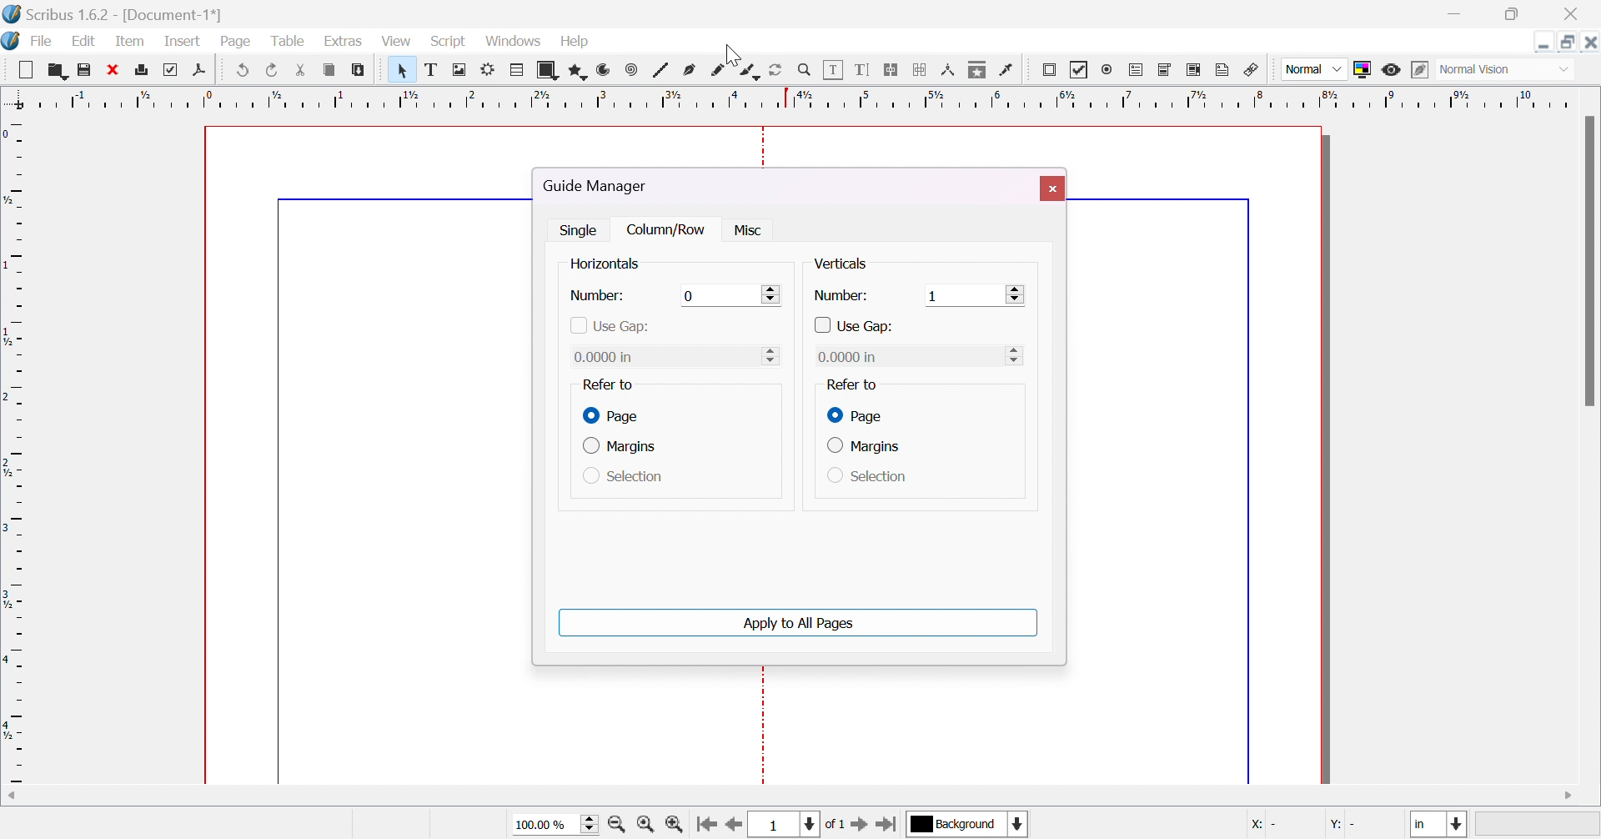 This screenshot has width=1601, height=839. What do you see at coordinates (397, 69) in the screenshot?
I see `Pointer` at bounding box center [397, 69].